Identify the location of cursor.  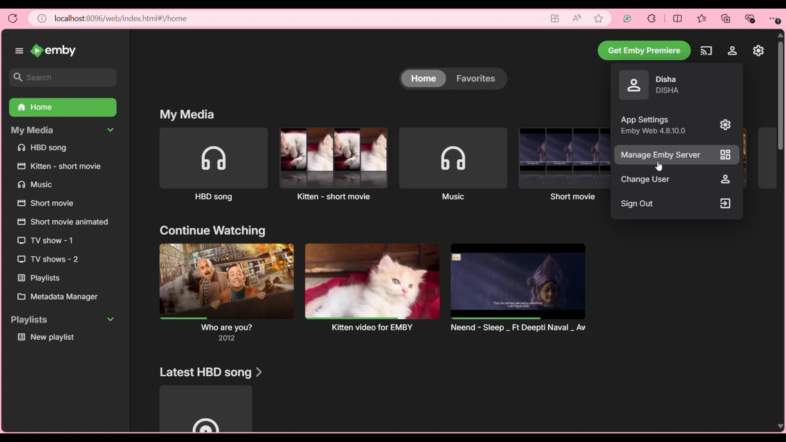
(657, 171).